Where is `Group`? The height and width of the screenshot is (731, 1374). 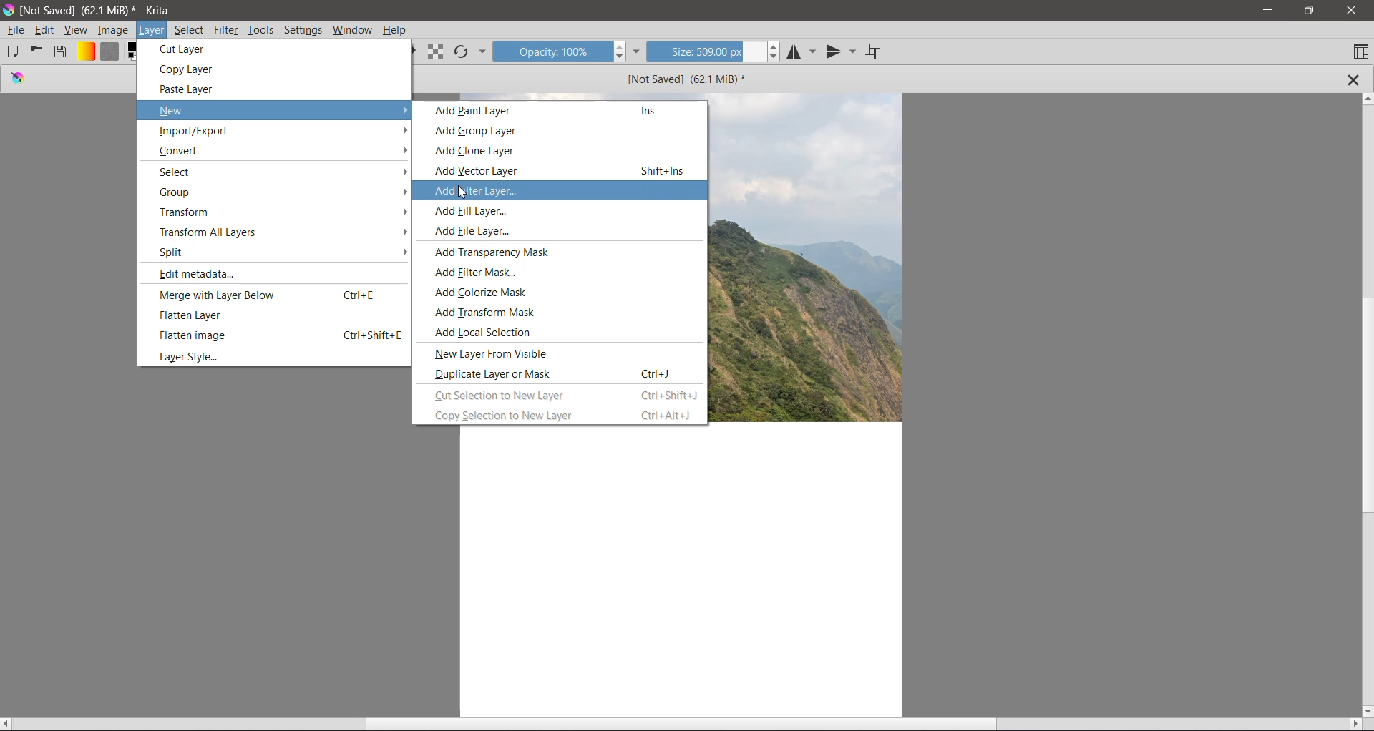
Group is located at coordinates (283, 193).